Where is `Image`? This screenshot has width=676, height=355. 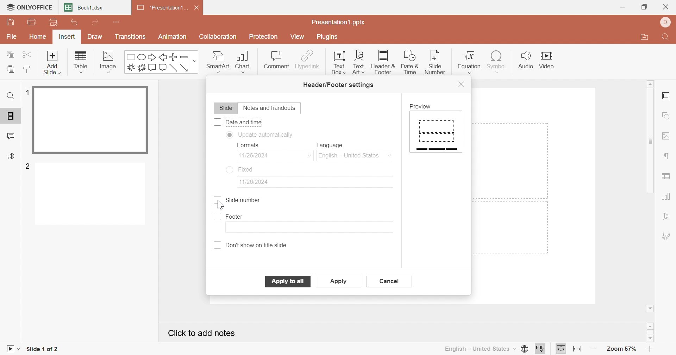
Image is located at coordinates (111, 62).